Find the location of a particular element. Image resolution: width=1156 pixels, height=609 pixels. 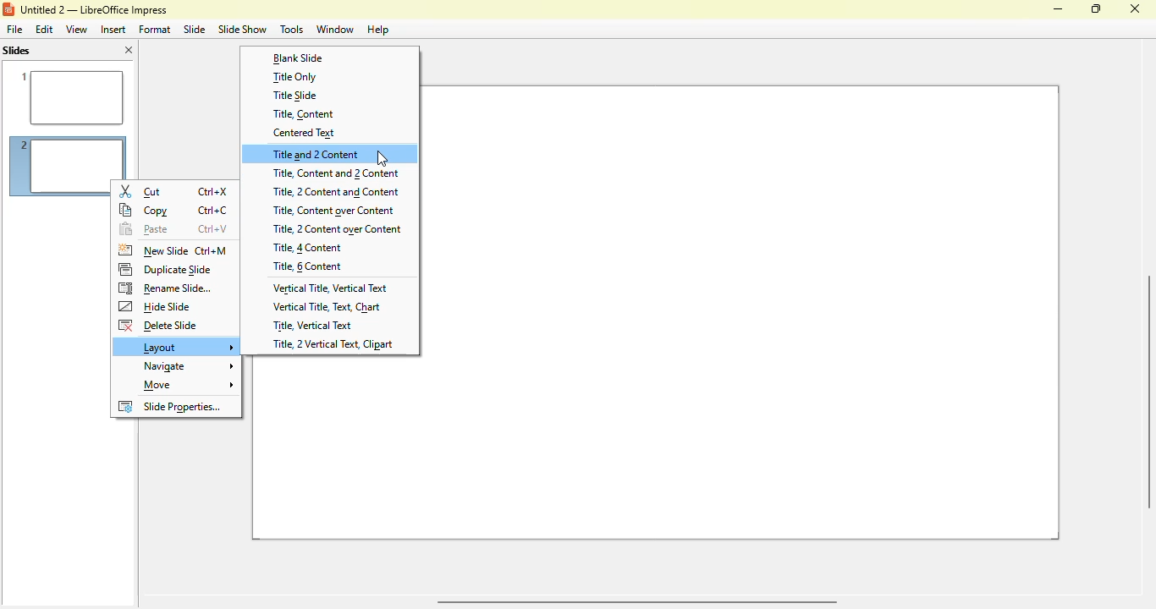

shortcut for paste is located at coordinates (212, 230).